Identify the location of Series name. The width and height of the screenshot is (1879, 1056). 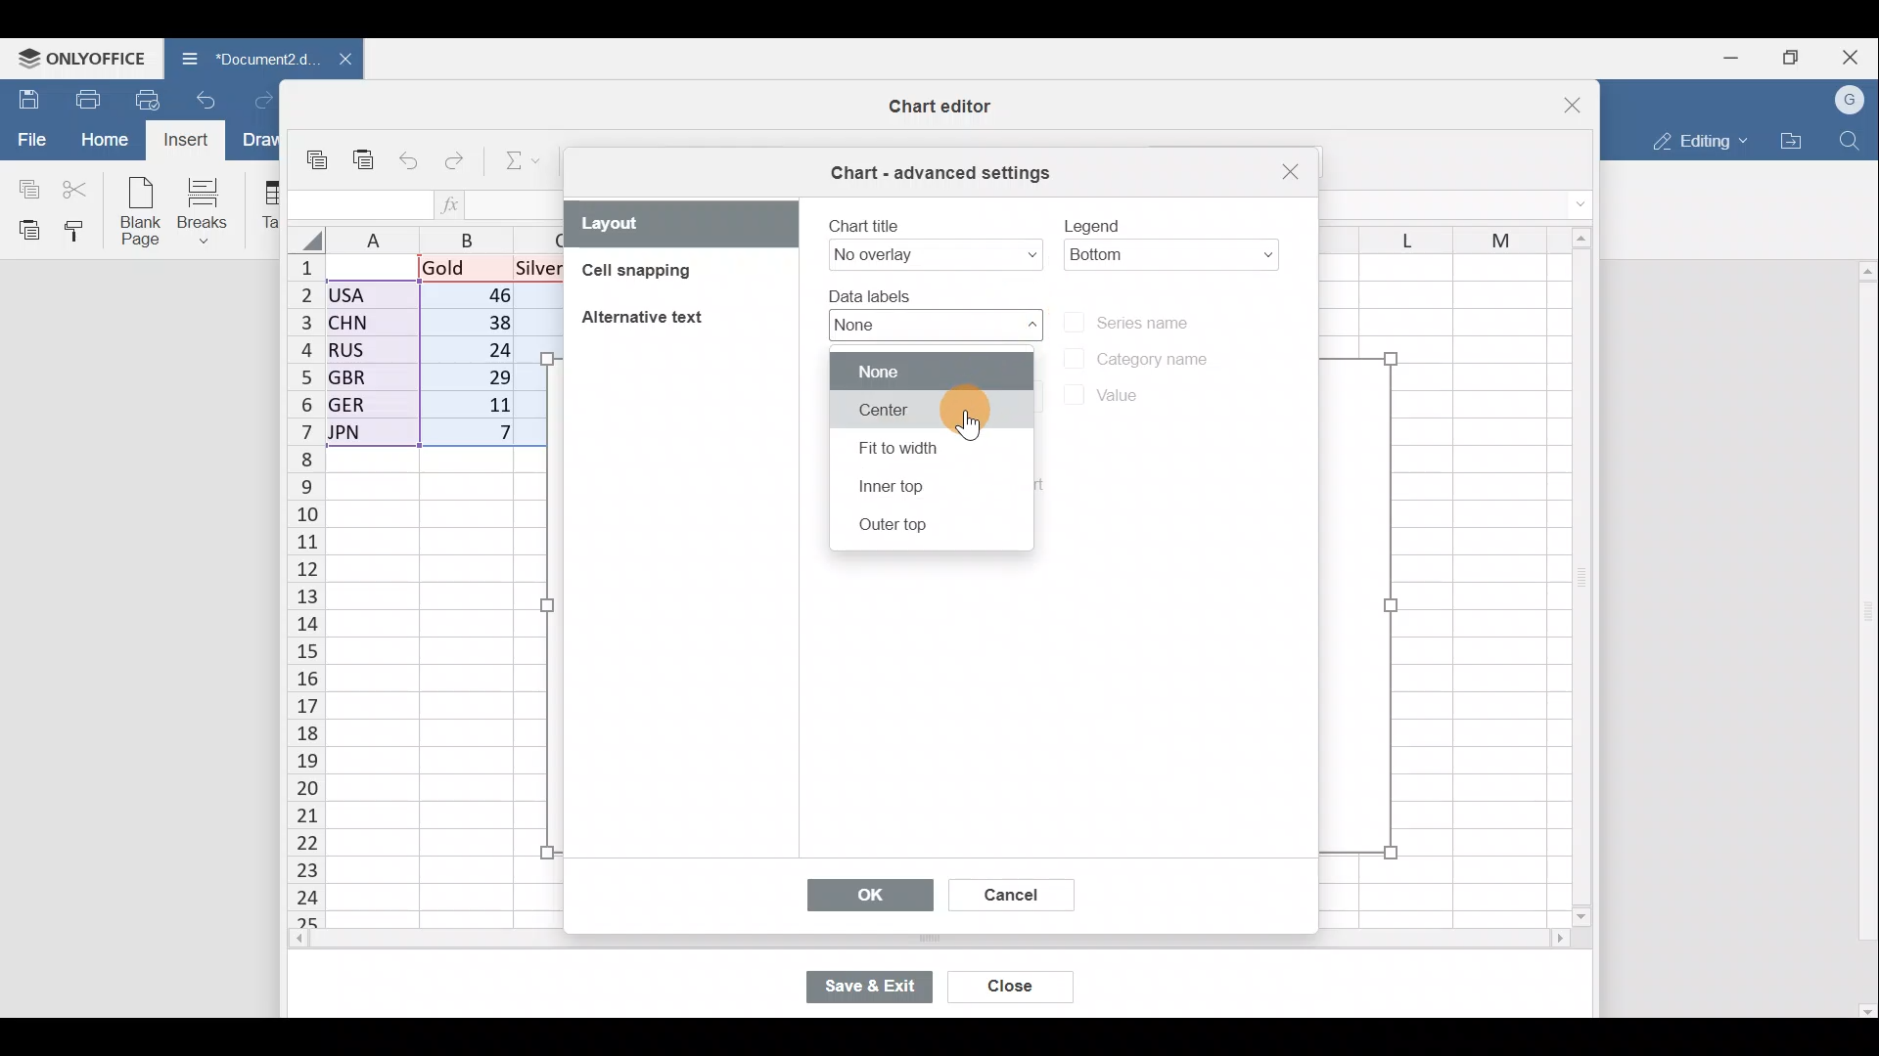
(1153, 320).